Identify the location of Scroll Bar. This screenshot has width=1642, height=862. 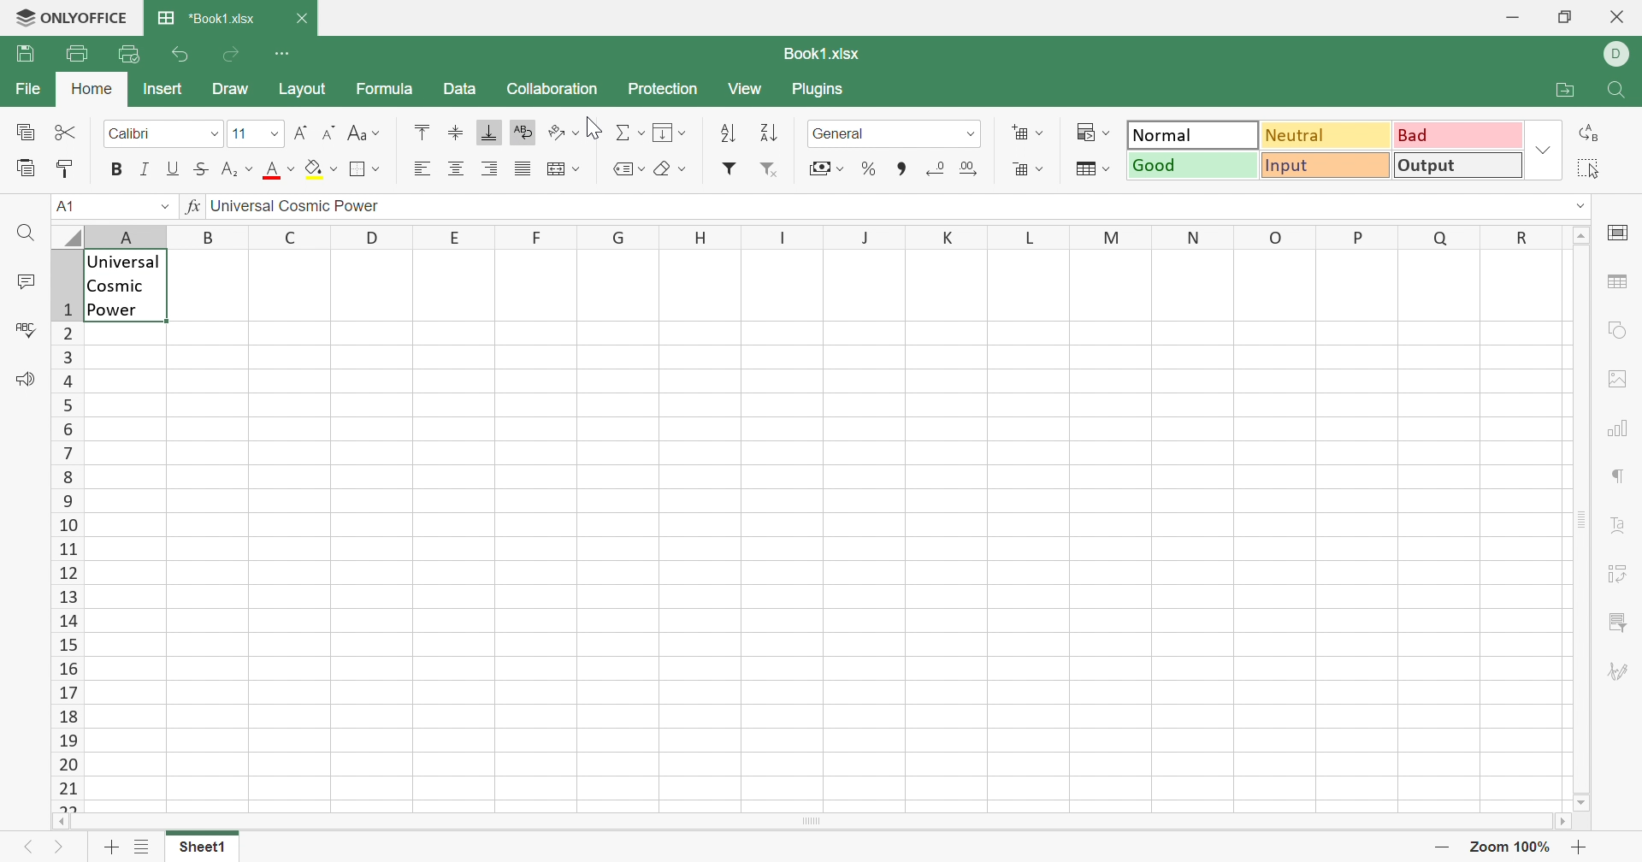
(1585, 523).